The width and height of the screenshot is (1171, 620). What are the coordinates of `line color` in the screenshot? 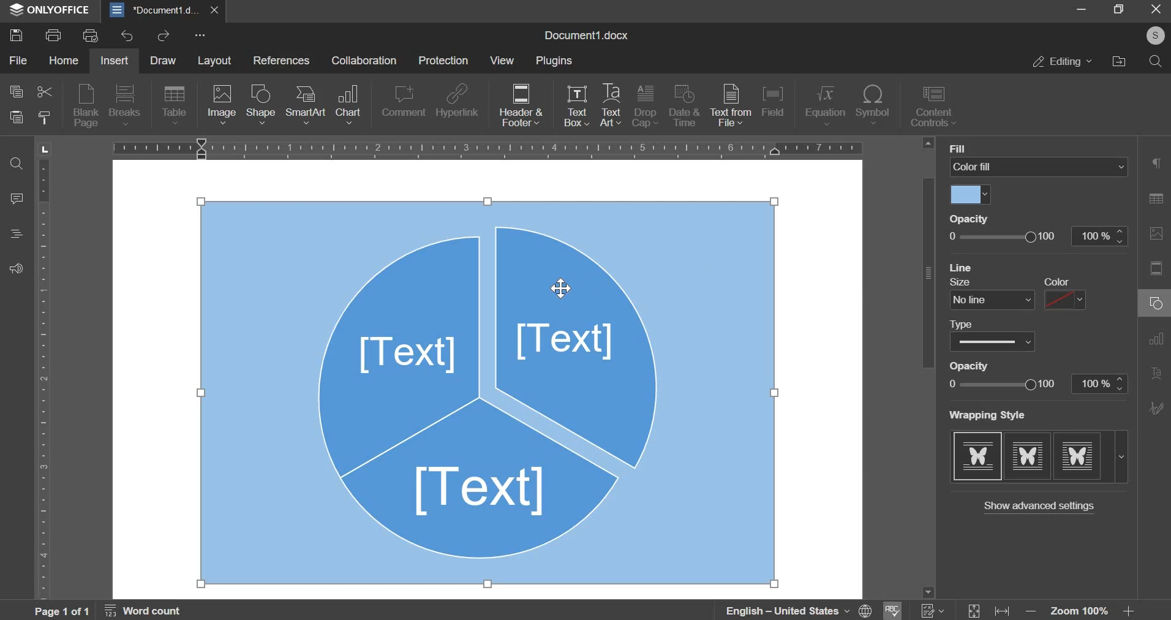 It's located at (1067, 300).